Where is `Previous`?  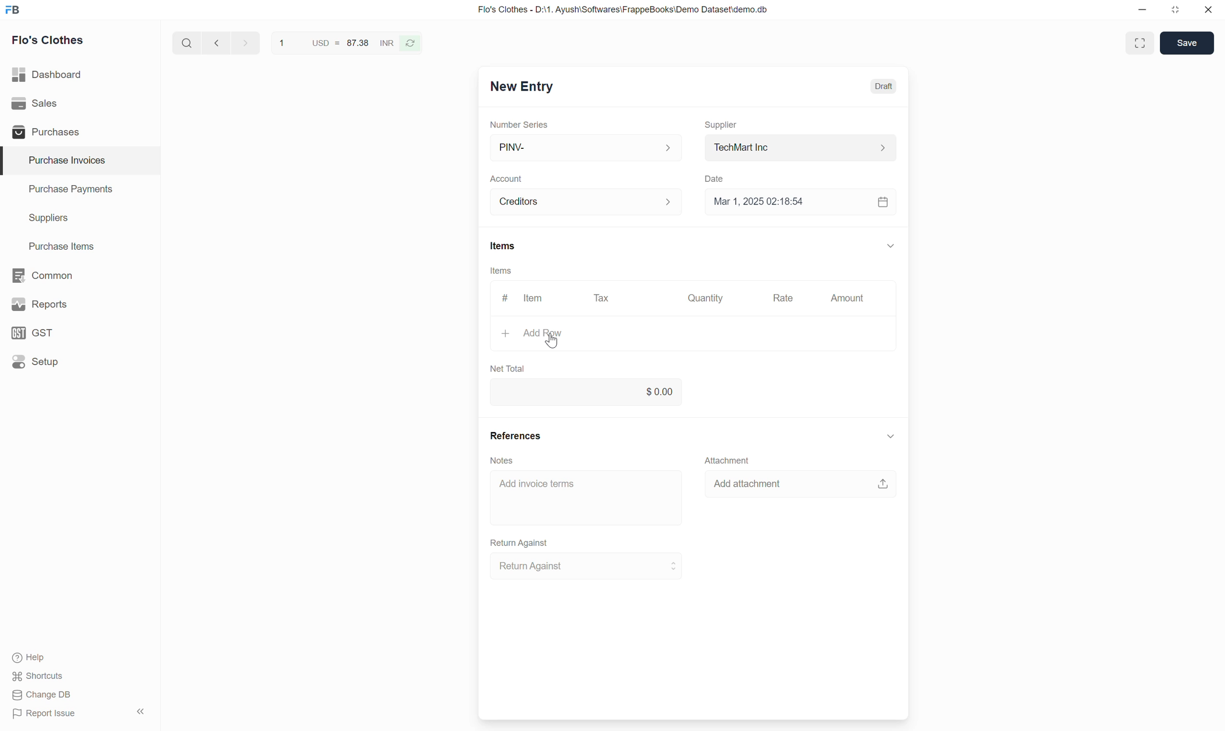
Previous is located at coordinates (217, 42).